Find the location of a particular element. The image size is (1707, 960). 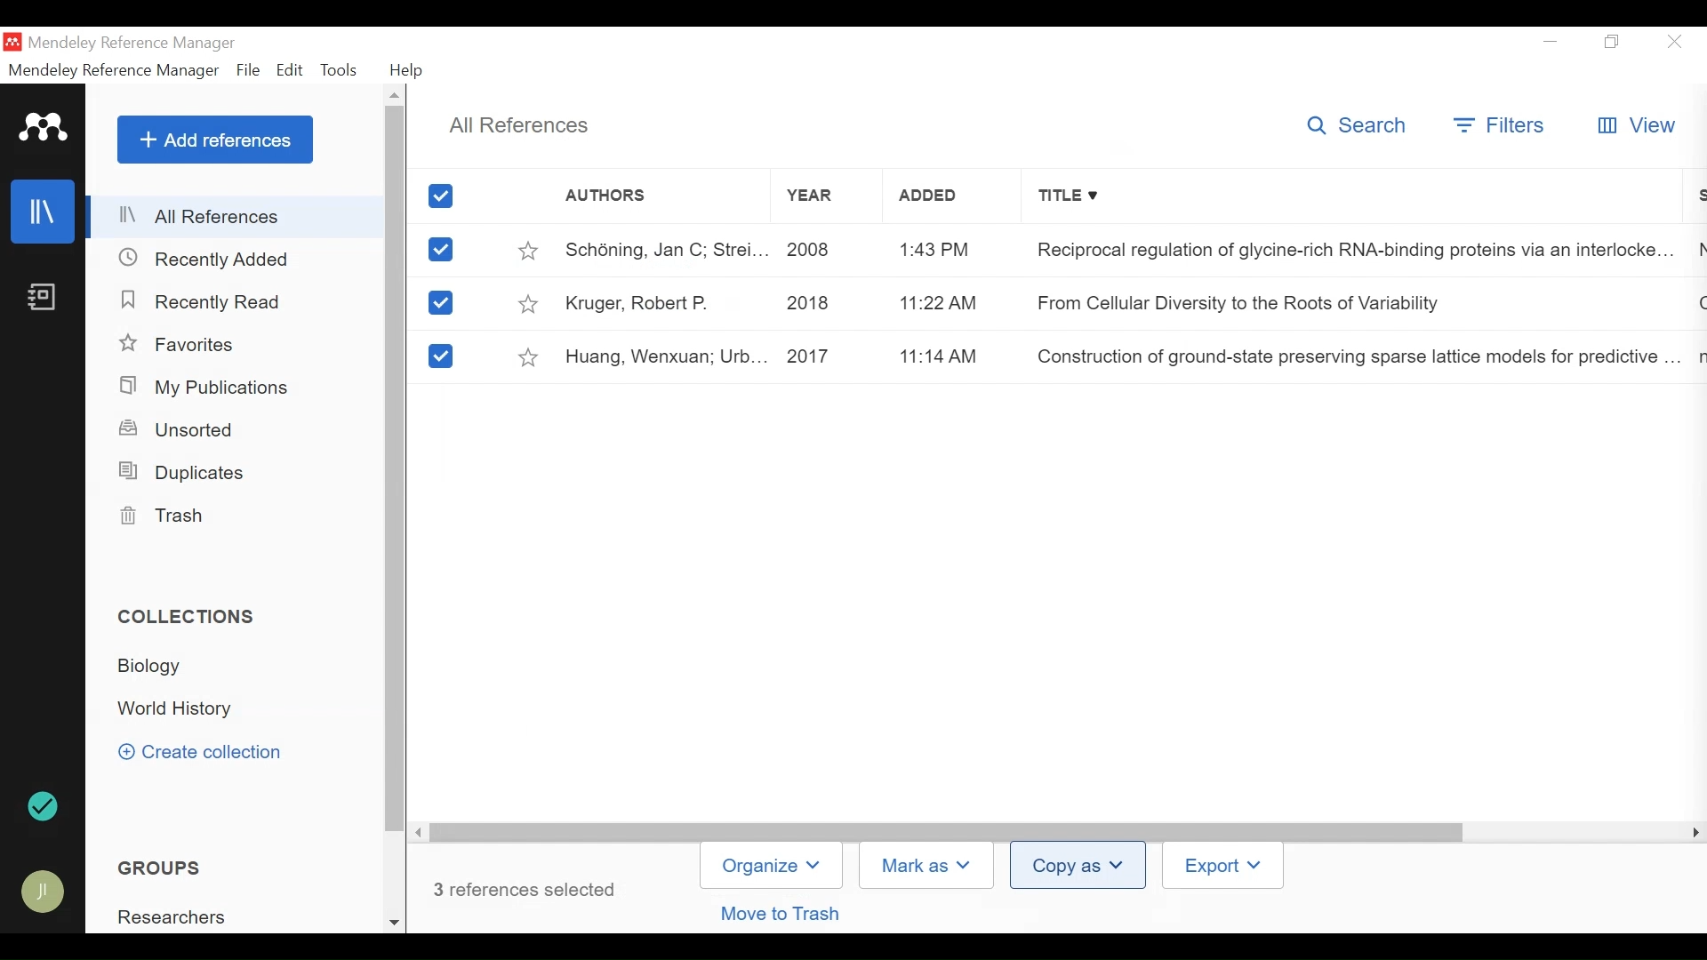

Mendeley Logo is located at coordinates (44, 130).